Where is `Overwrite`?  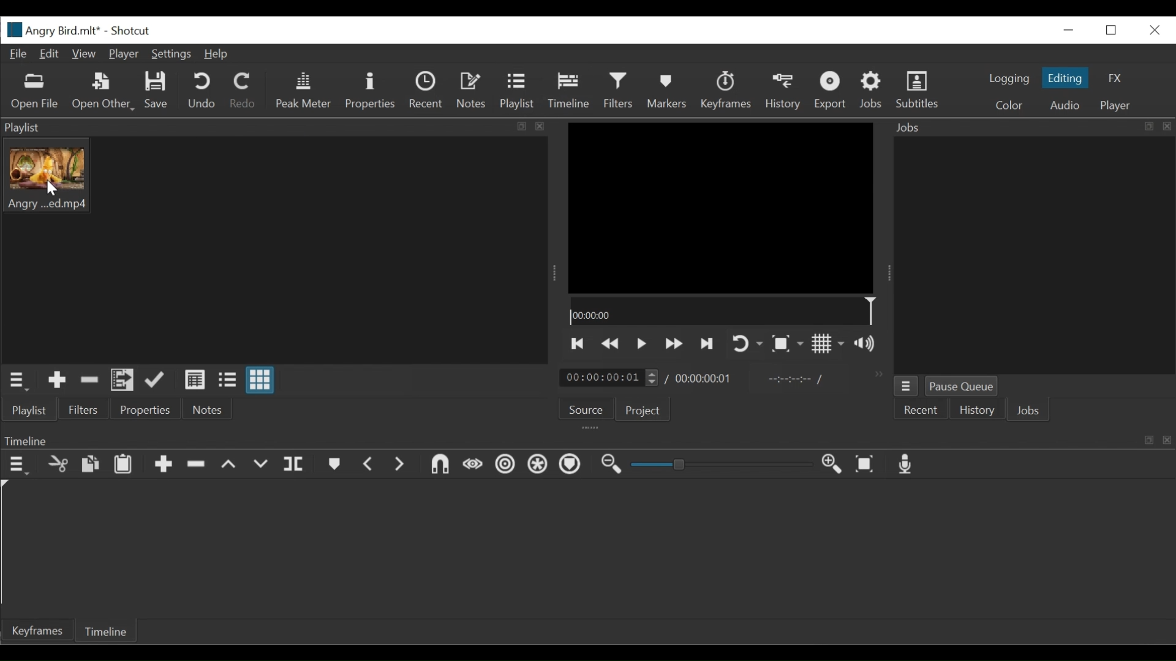
Overwrite is located at coordinates (259, 465).